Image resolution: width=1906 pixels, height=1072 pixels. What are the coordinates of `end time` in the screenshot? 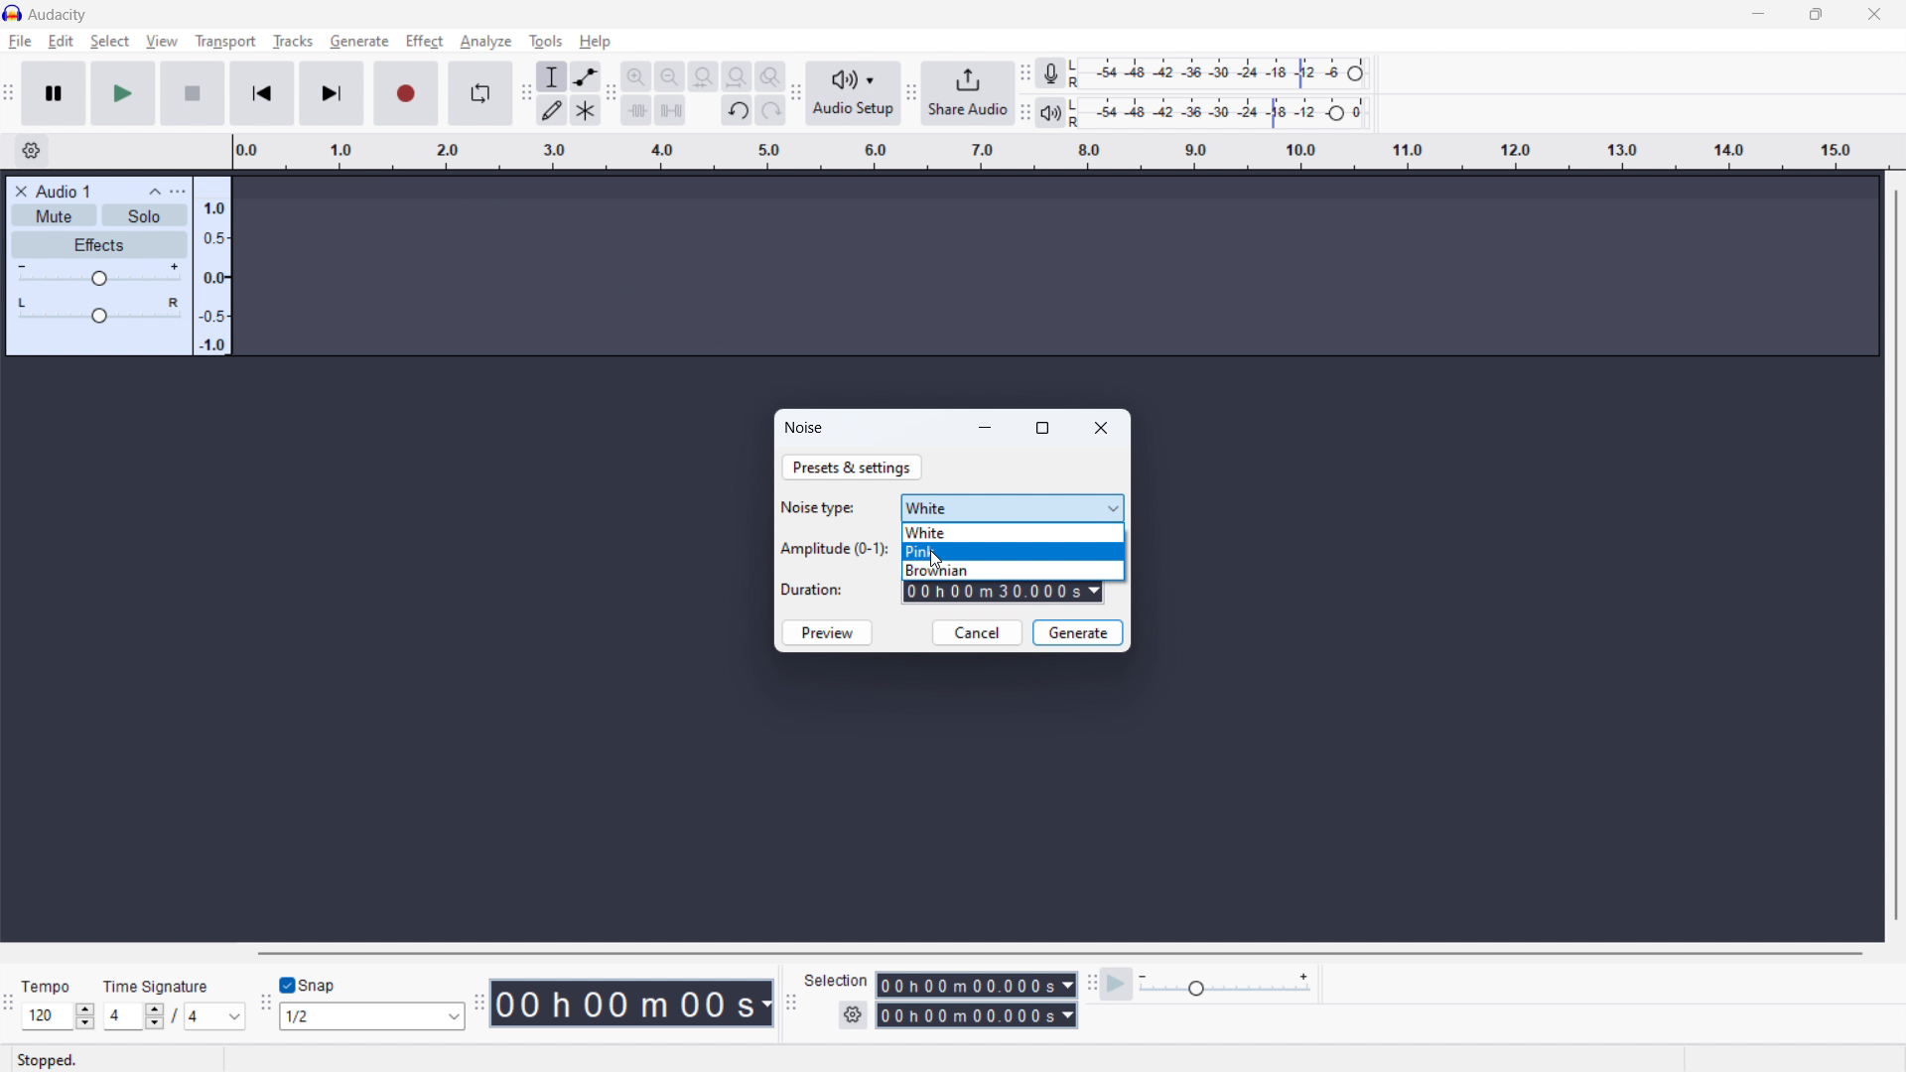 It's located at (975, 1014).